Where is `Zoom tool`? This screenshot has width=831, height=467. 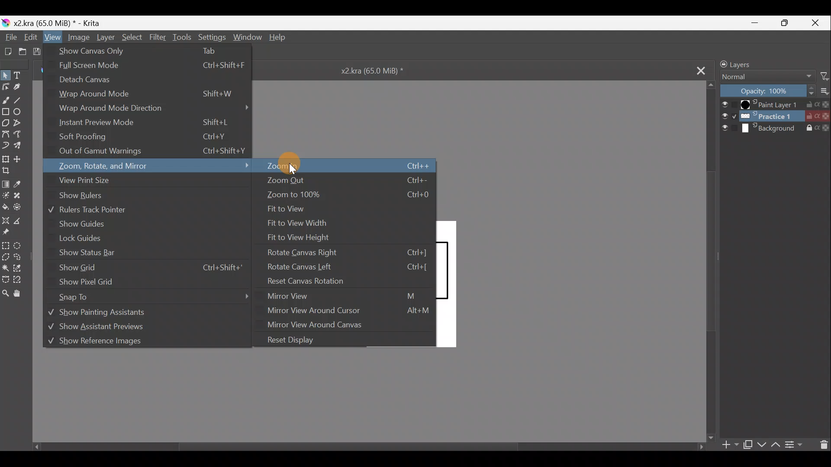 Zoom tool is located at coordinates (5, 294).